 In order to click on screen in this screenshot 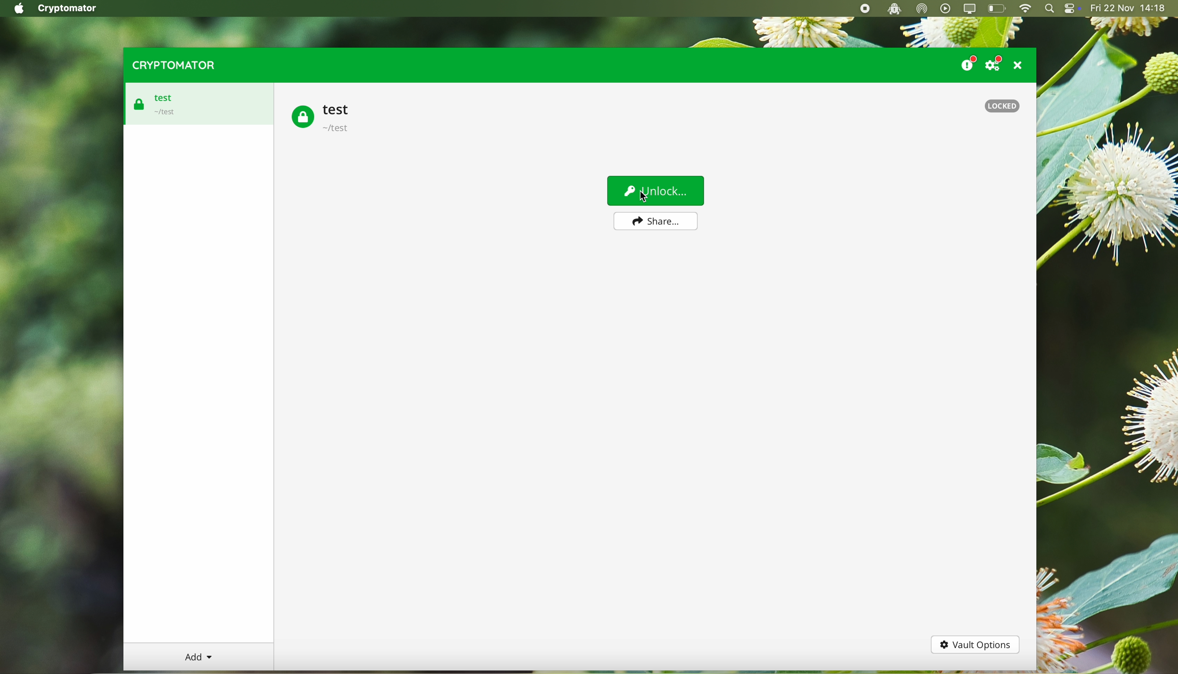, I will do `click(971, 9)`.